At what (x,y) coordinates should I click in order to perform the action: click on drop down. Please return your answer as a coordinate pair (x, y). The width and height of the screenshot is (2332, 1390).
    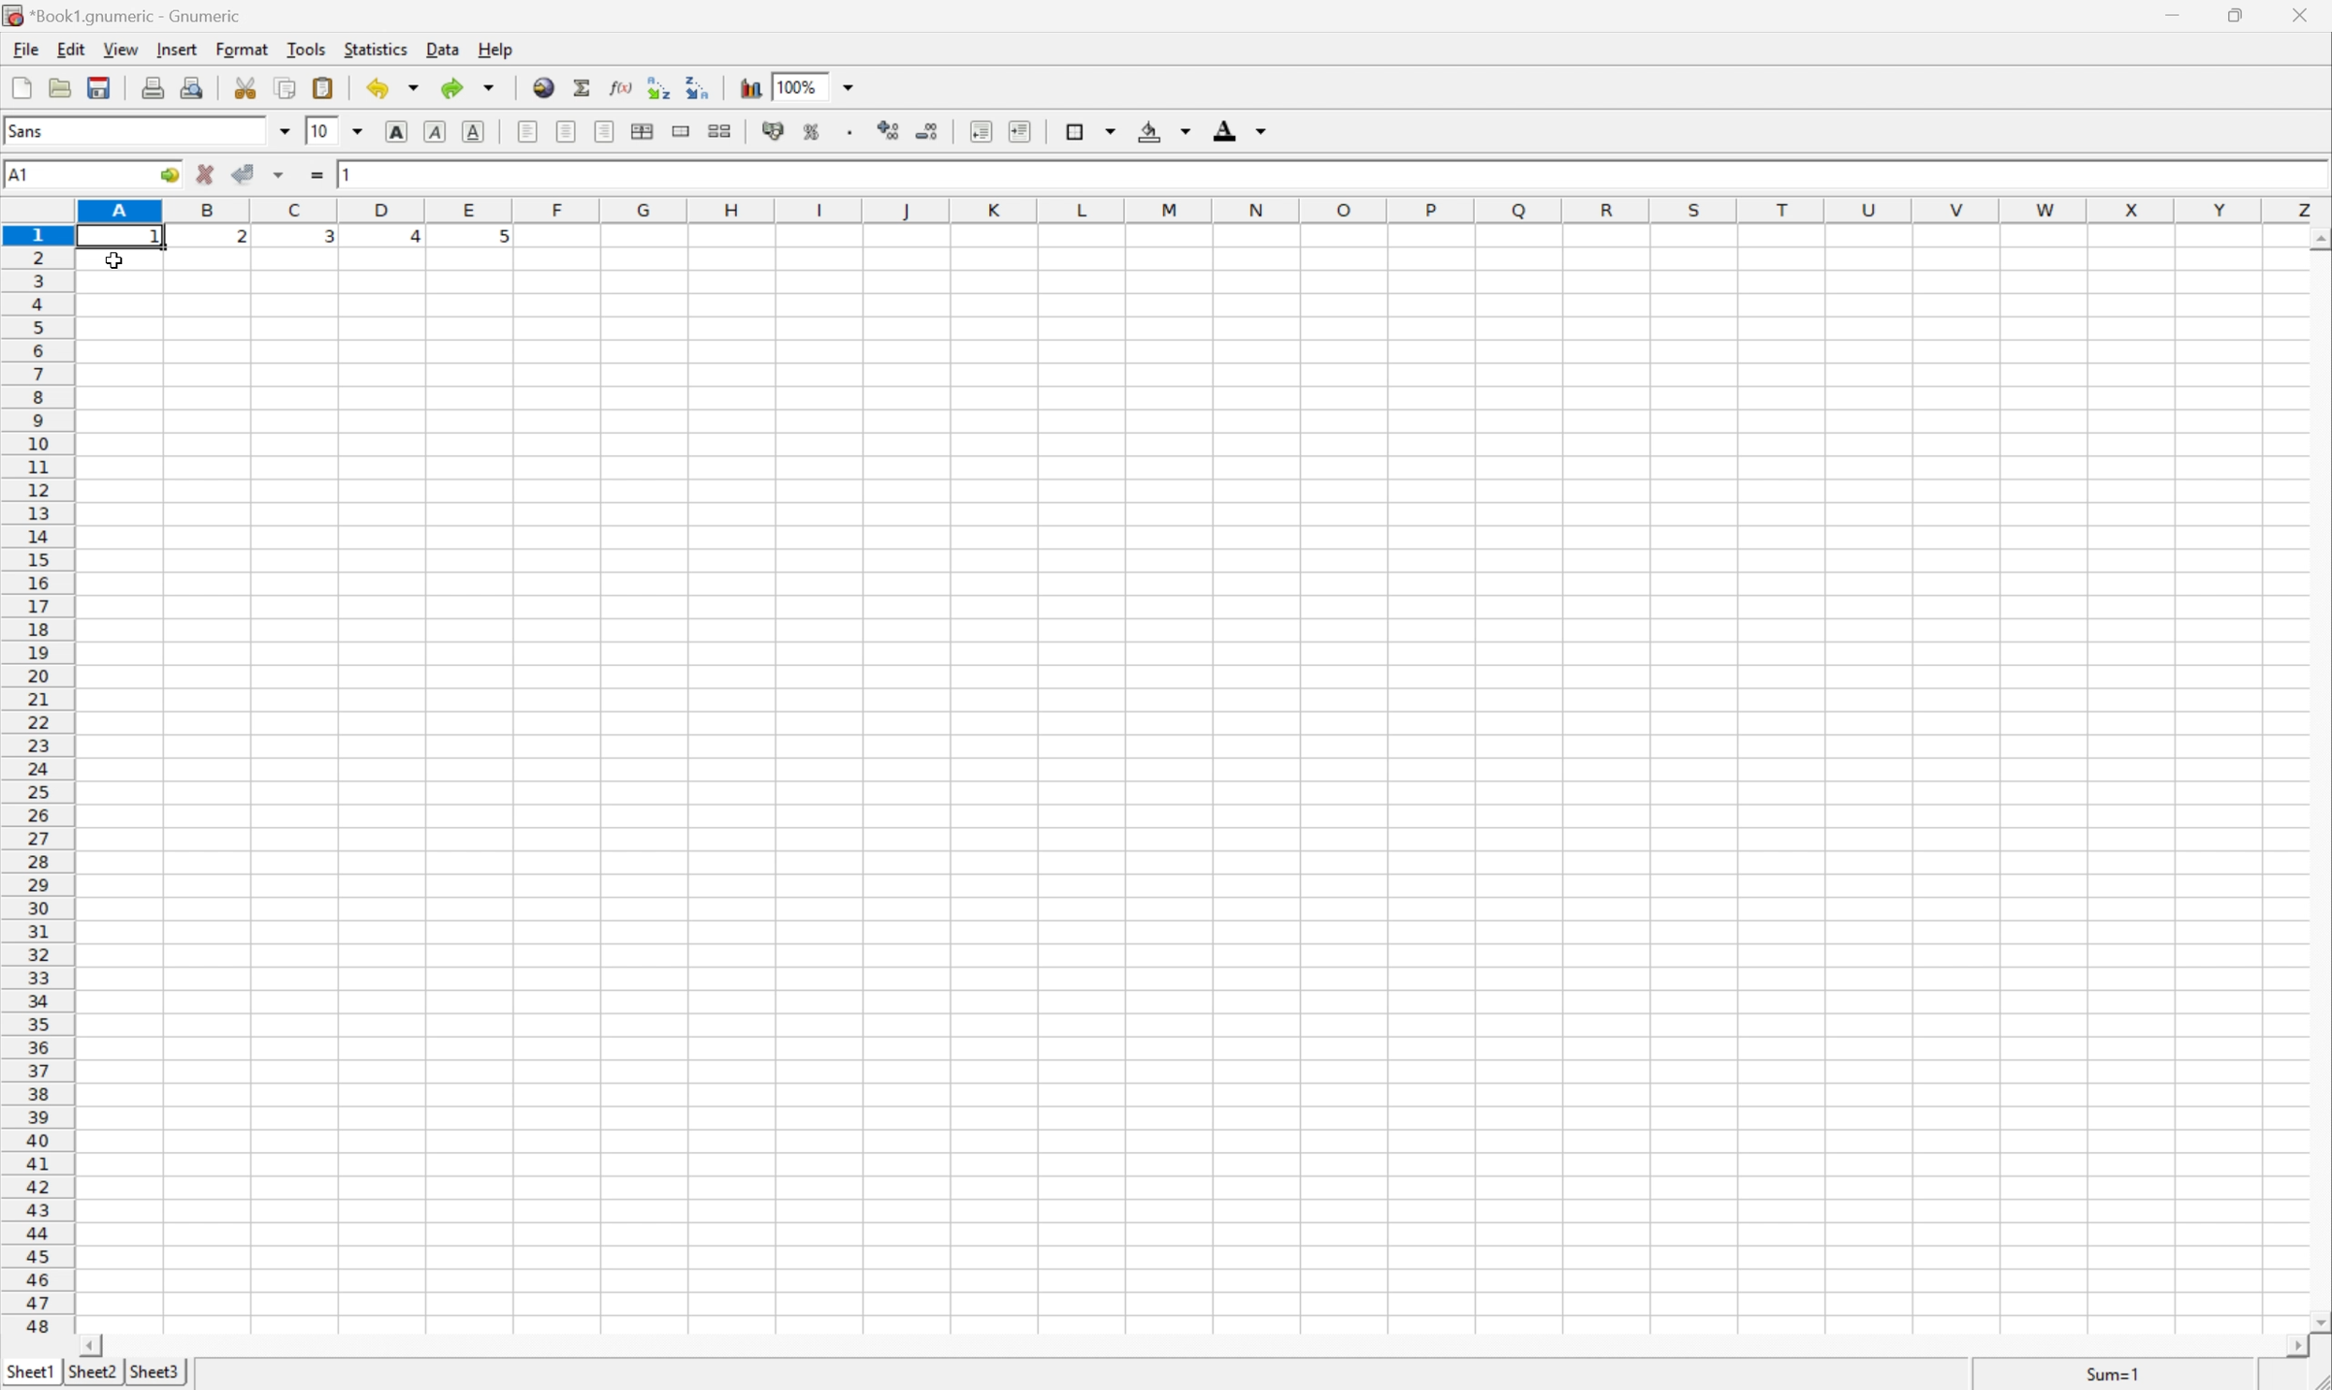
    Looking at the image, I should click on (285, 134).